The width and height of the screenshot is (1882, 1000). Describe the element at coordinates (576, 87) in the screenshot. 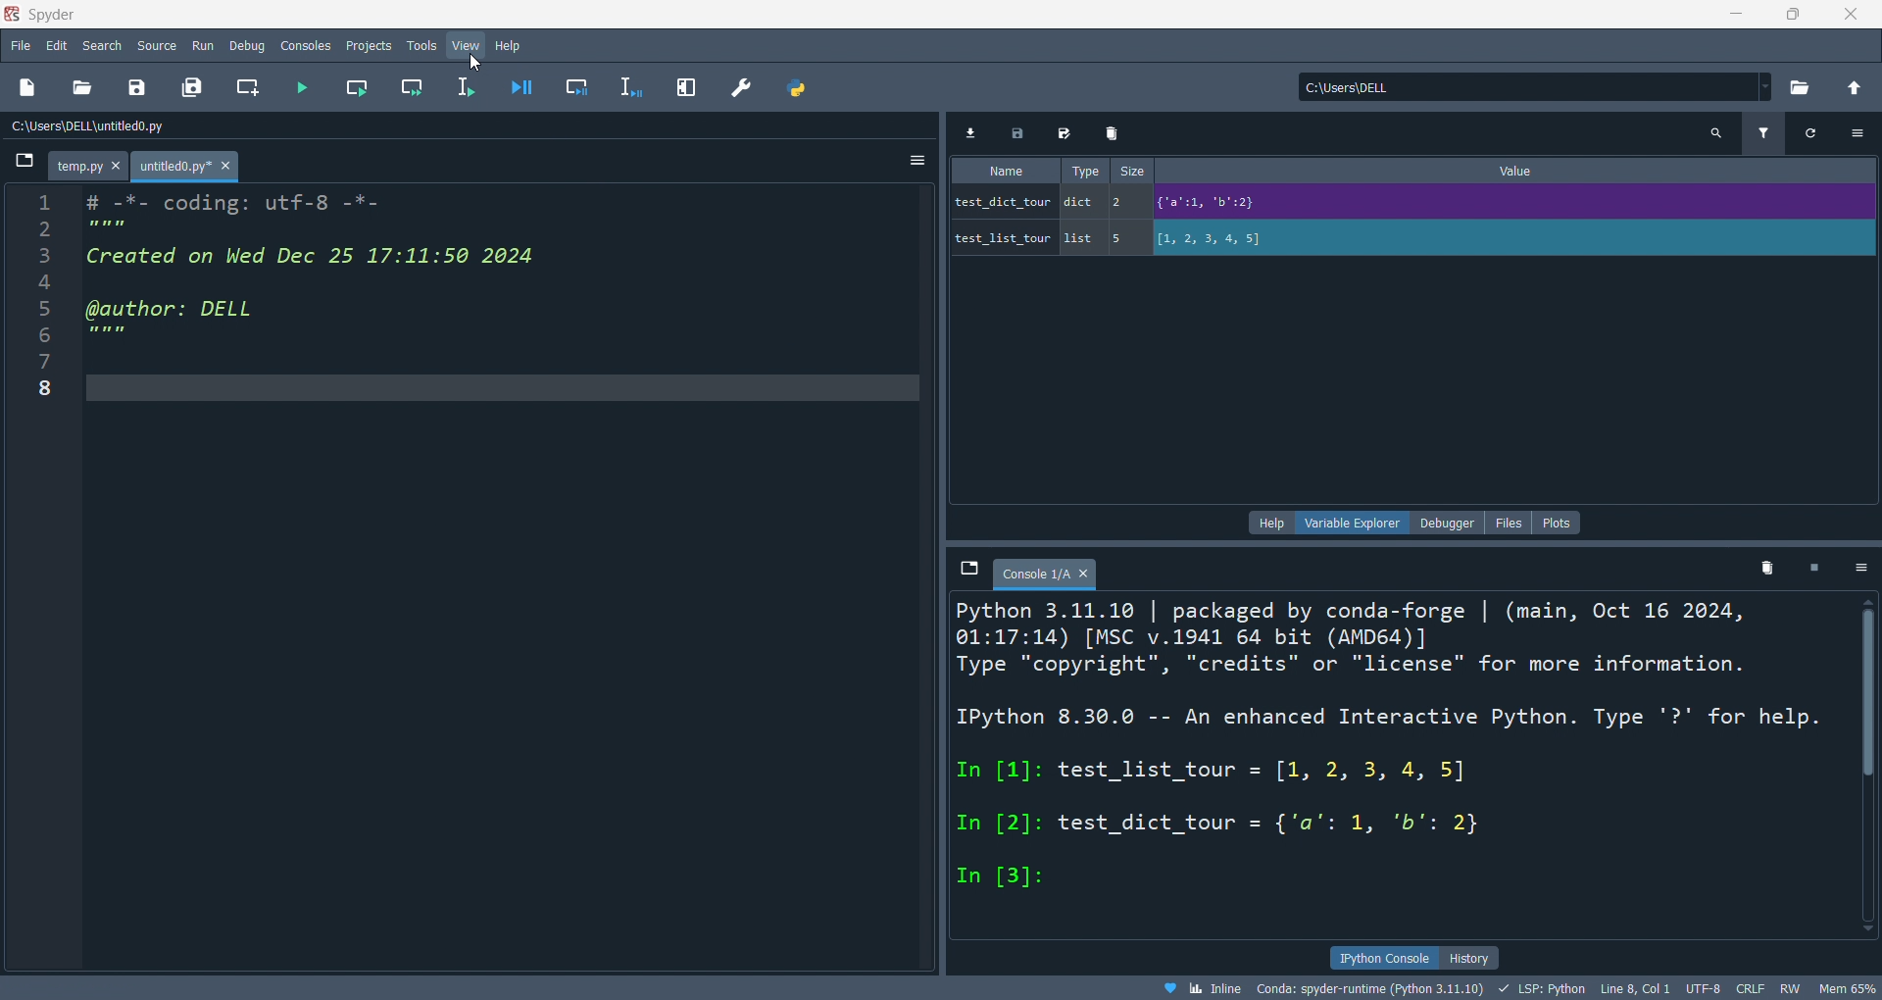

I see `debug cell` at that location.